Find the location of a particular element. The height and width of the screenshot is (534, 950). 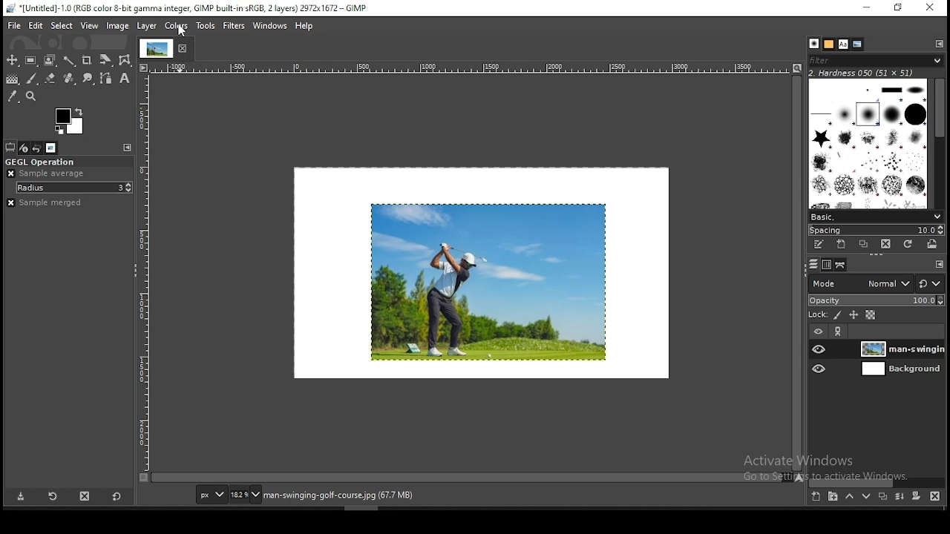

fuzzy select tool is located at coordinates (68, 61).